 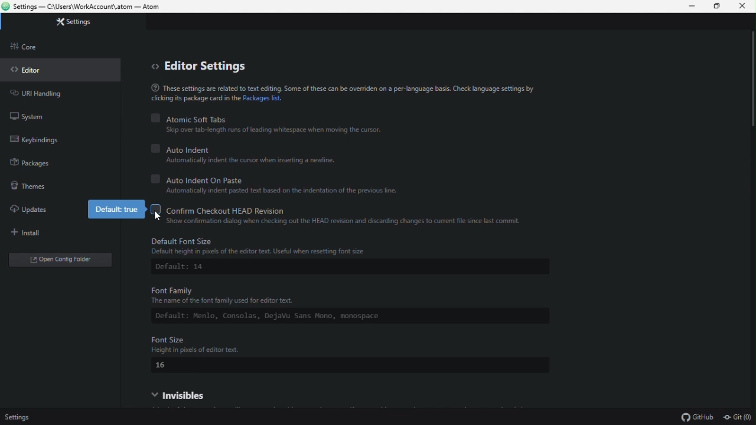 What do you see at coordinates (698, 417) in the screenshot?
I see `github` at bounding box center [698, 417].